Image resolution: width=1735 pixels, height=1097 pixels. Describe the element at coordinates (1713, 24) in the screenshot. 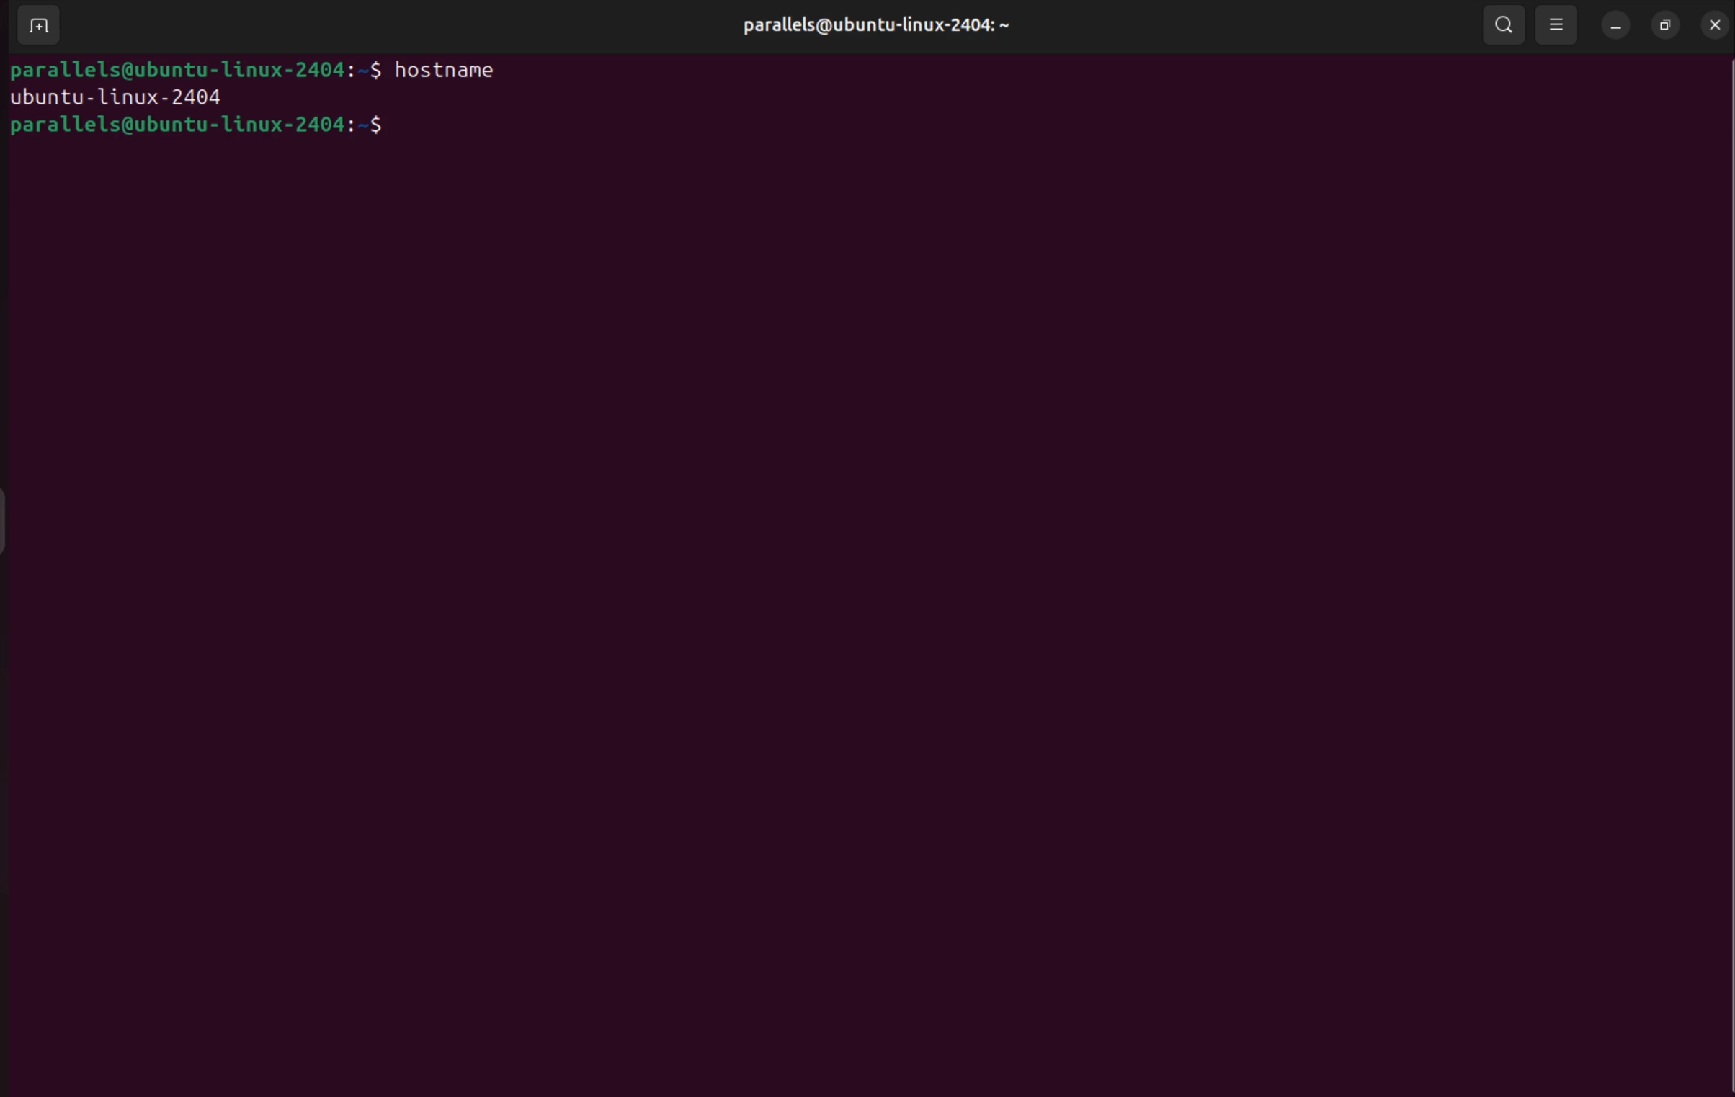

I see `close` at that location.